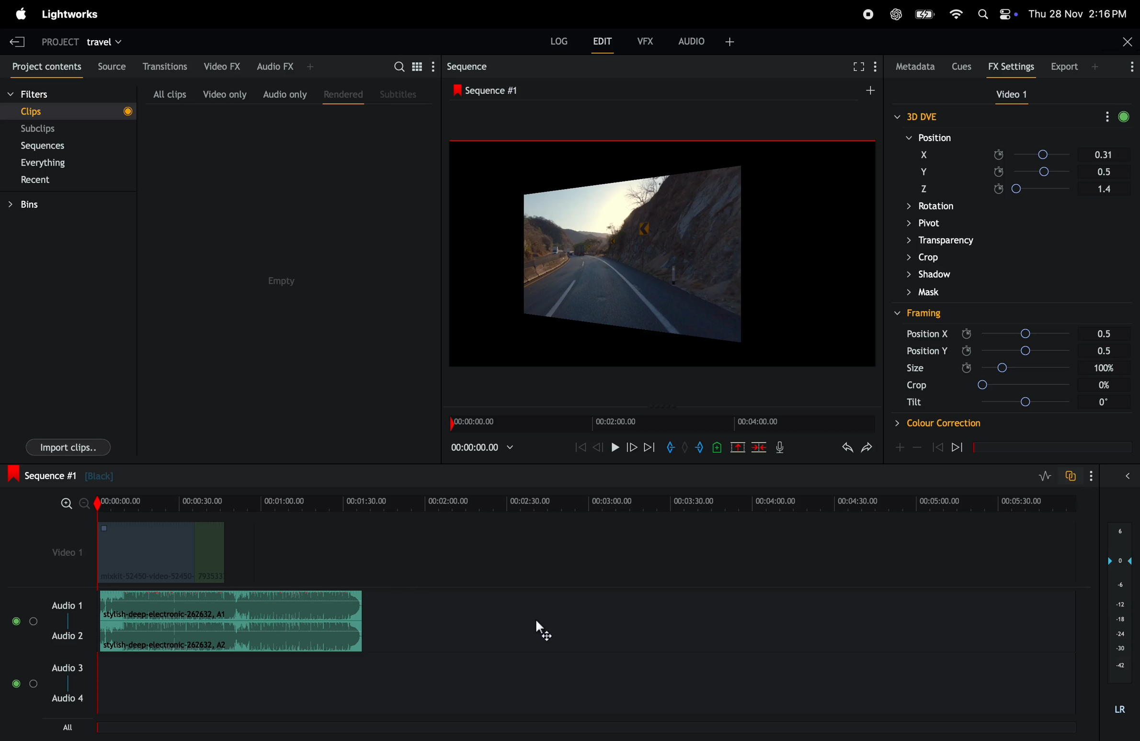  I want to click on import clips, so click(64, 449).